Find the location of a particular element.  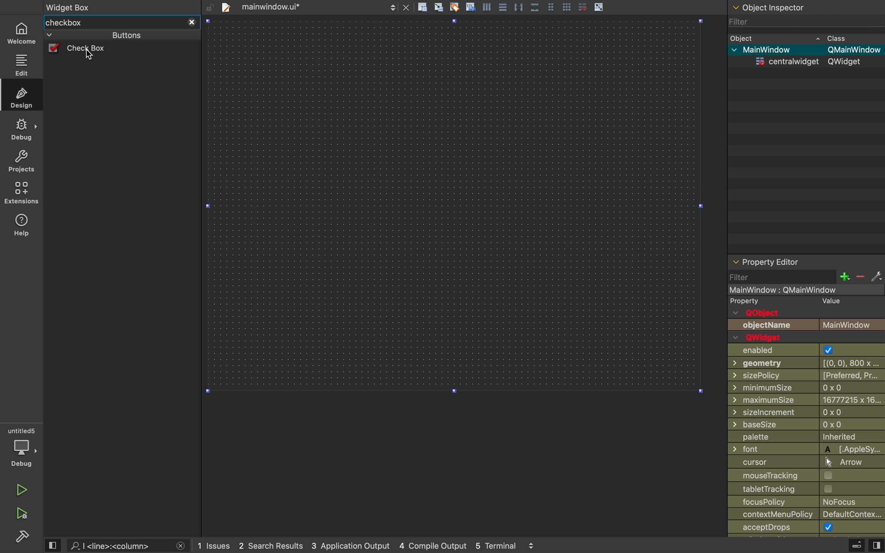

grid view medium is located at coordinates (550, 6).